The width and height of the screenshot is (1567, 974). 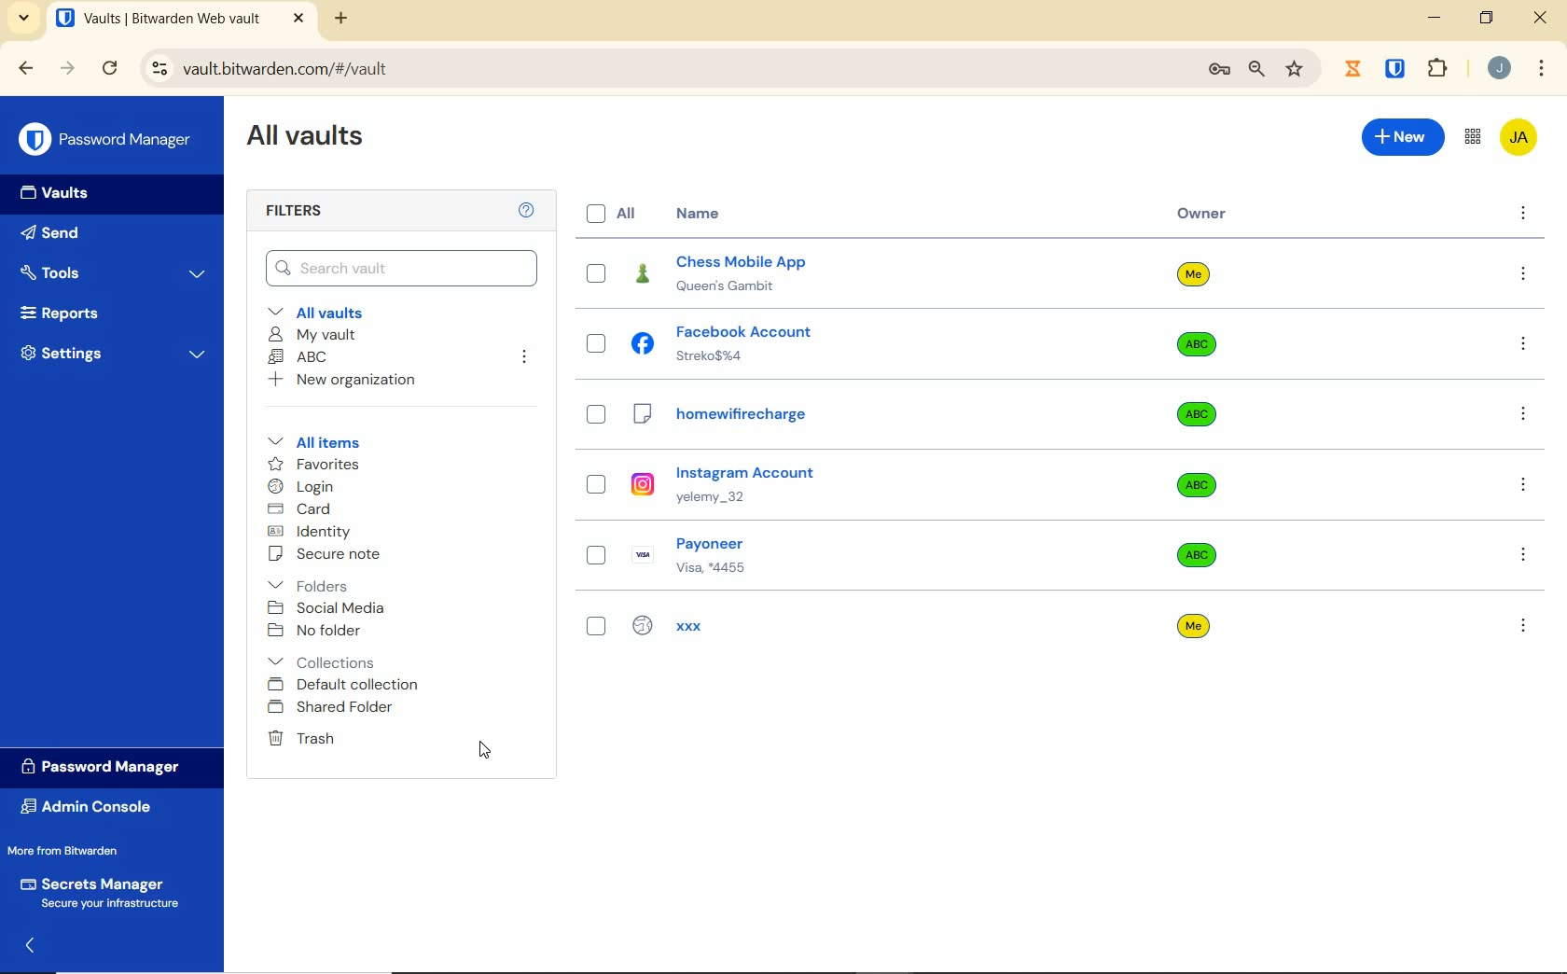 What do you see at coordinates (859, 343) in the screenshot?
I see `facebook account` at bounding box center [859, 343].